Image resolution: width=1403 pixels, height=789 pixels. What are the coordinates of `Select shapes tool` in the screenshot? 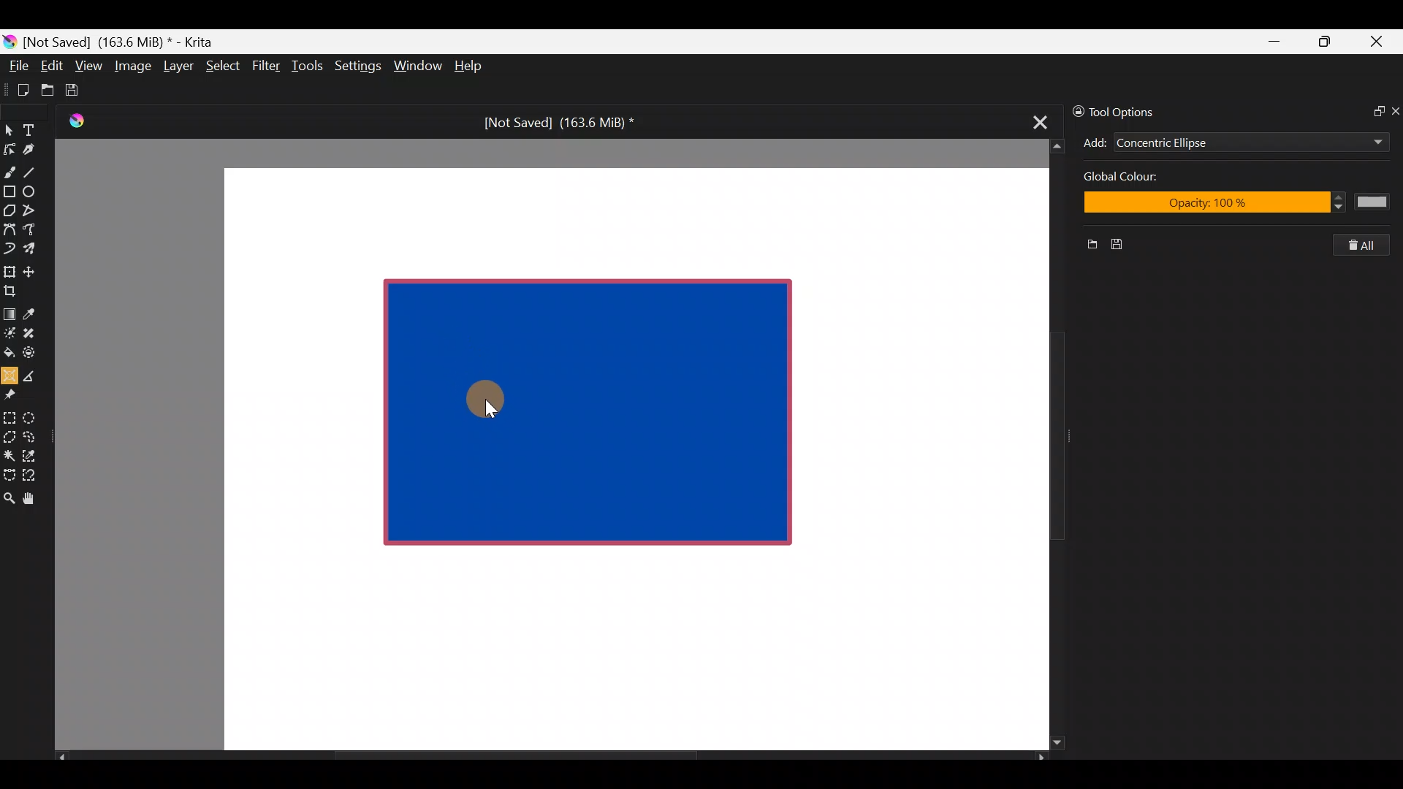 It's located at (9, 131).